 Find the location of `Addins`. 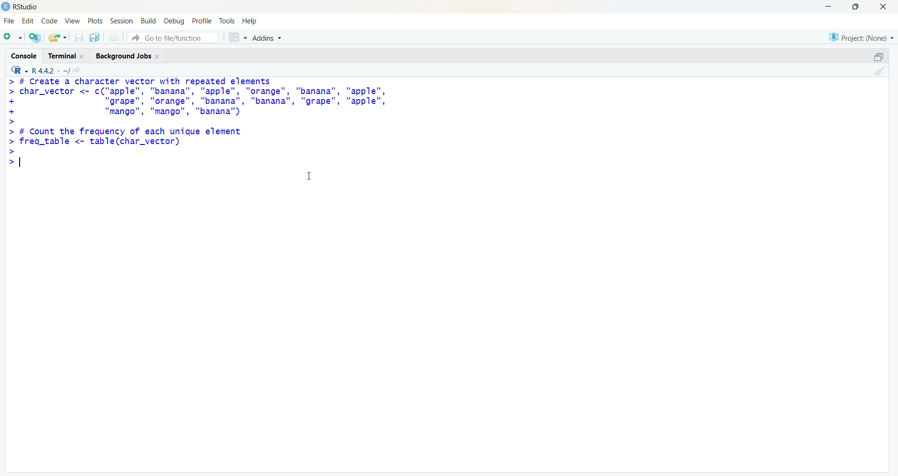

Addins is located at coordinates (268, 38).